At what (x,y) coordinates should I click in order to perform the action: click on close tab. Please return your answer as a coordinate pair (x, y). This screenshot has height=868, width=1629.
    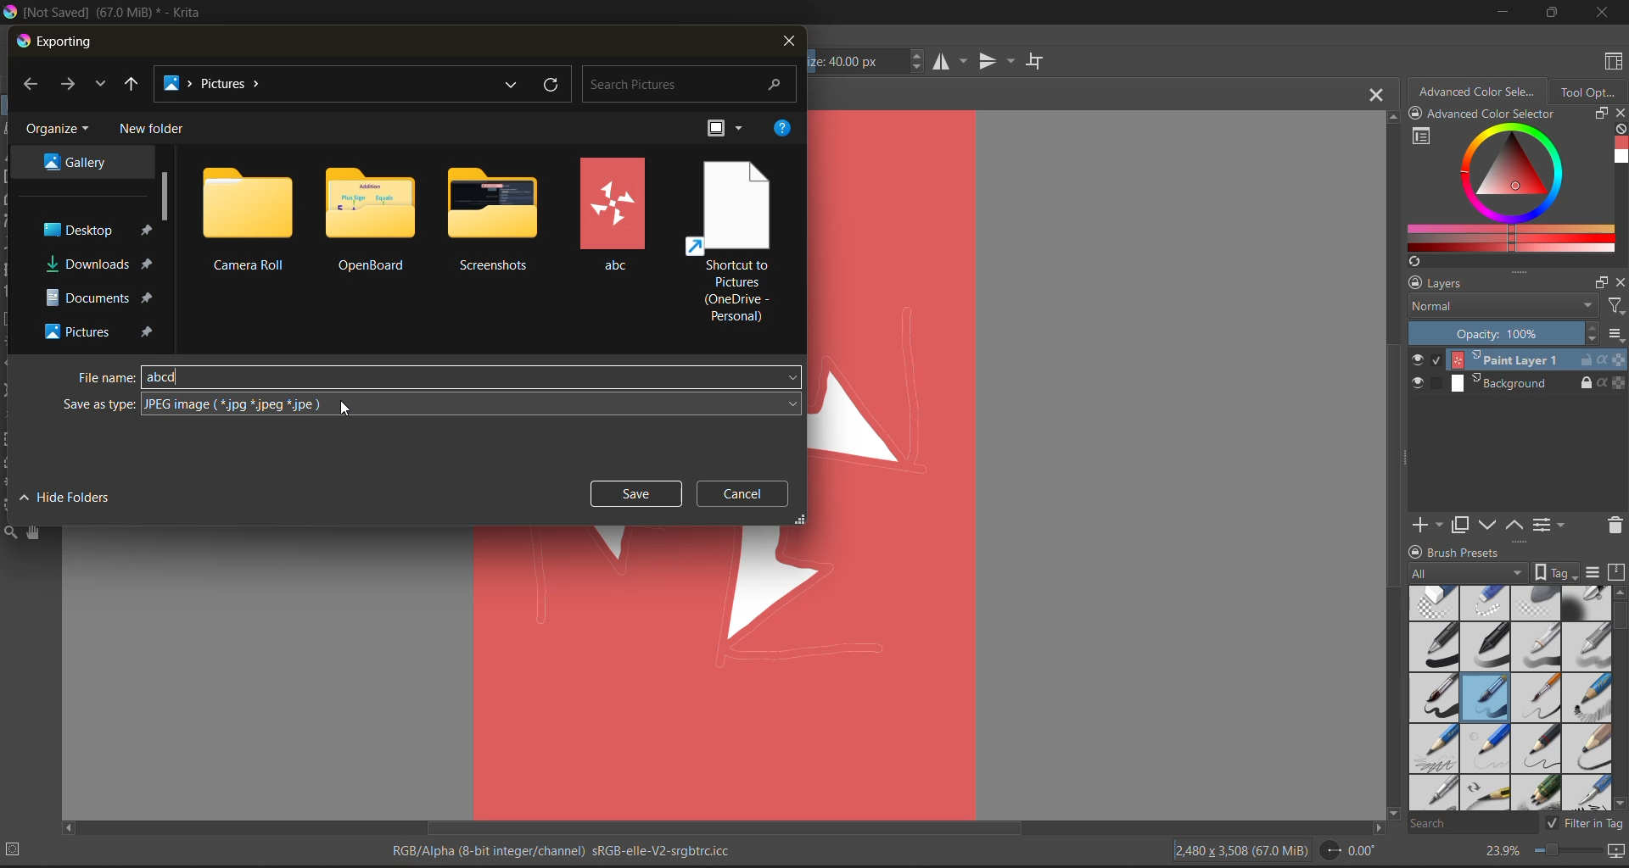
    Looking at the image, I should click on (1372, 98).